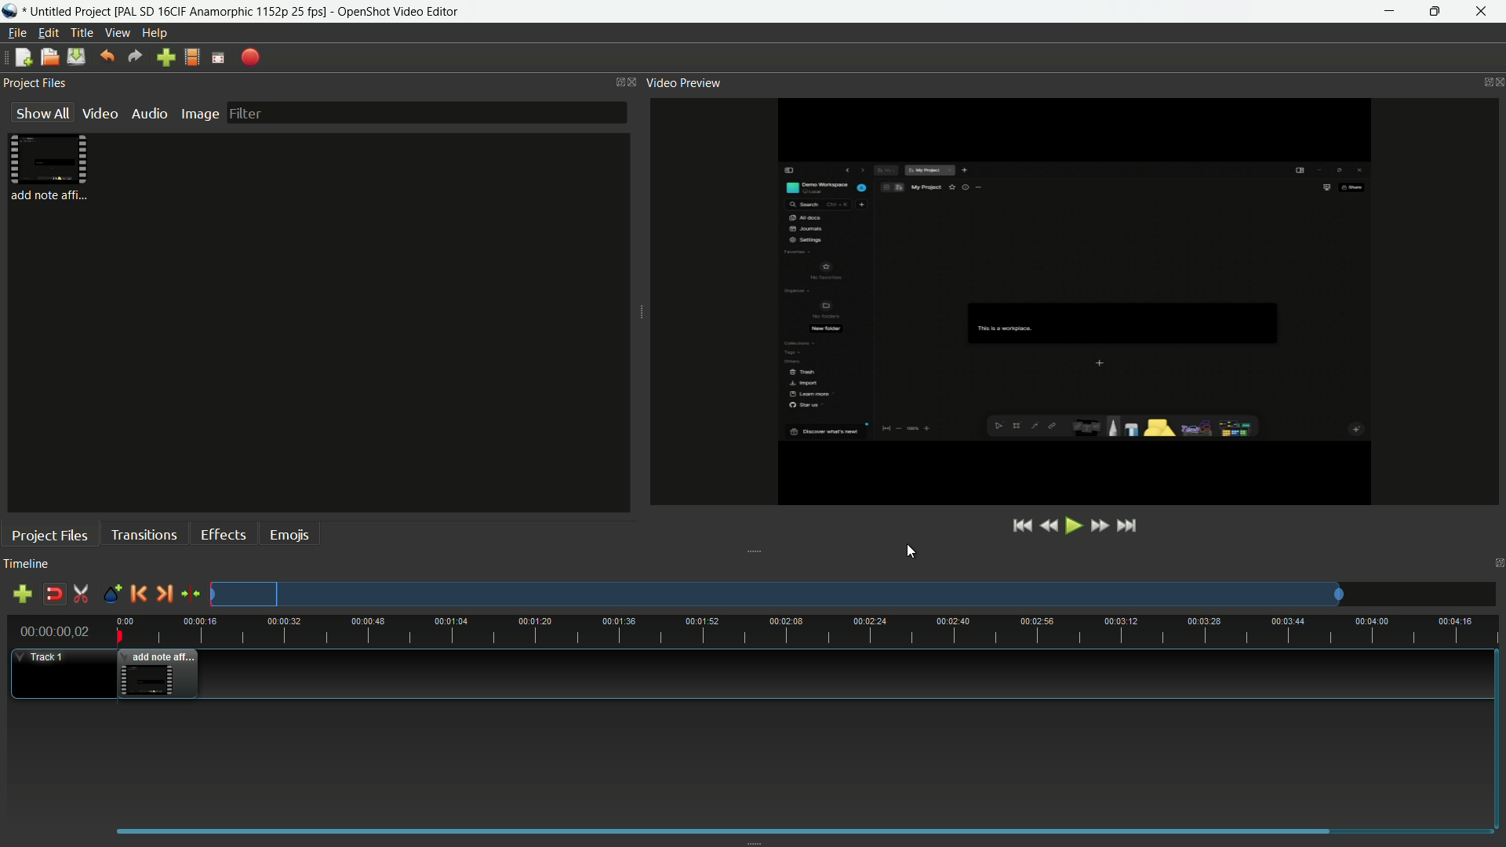 This screenshot has height=847, width=1506. Describe the element at coordinates (1049, 527) in the screenshot. I see `rewind` at that location.